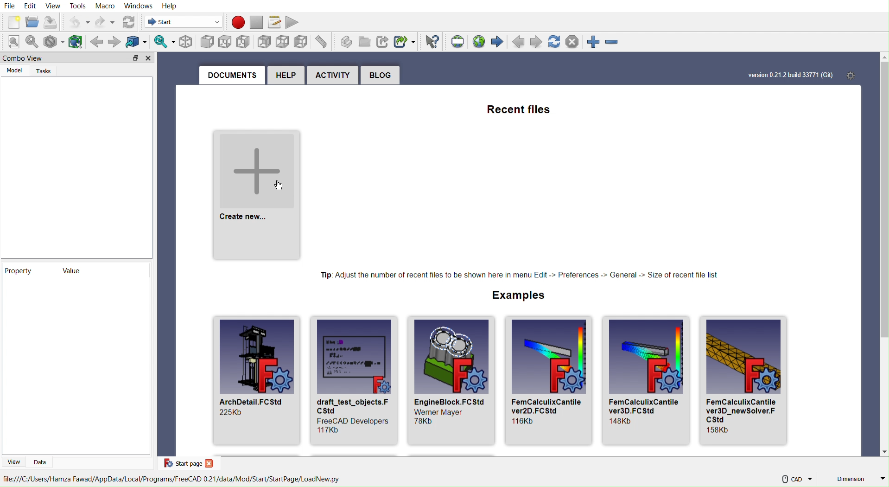 This screenshot has height=487, width=889. I want to click on Set to rear view, so click(263, 41).